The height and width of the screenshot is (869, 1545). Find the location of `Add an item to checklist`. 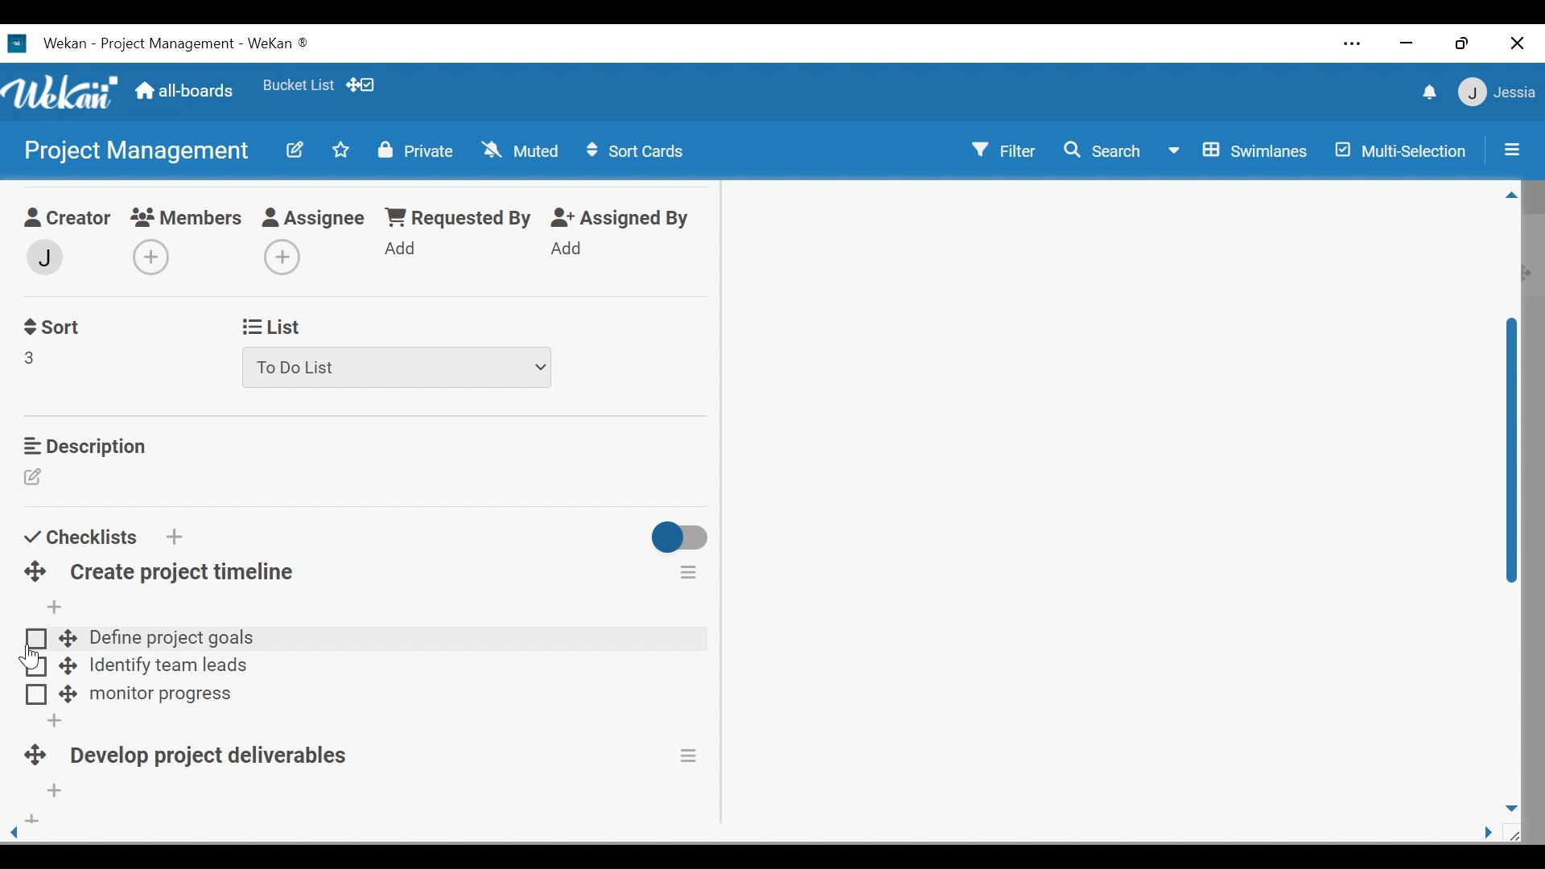

Add an item to checklist is located at coordinates (52, 607).